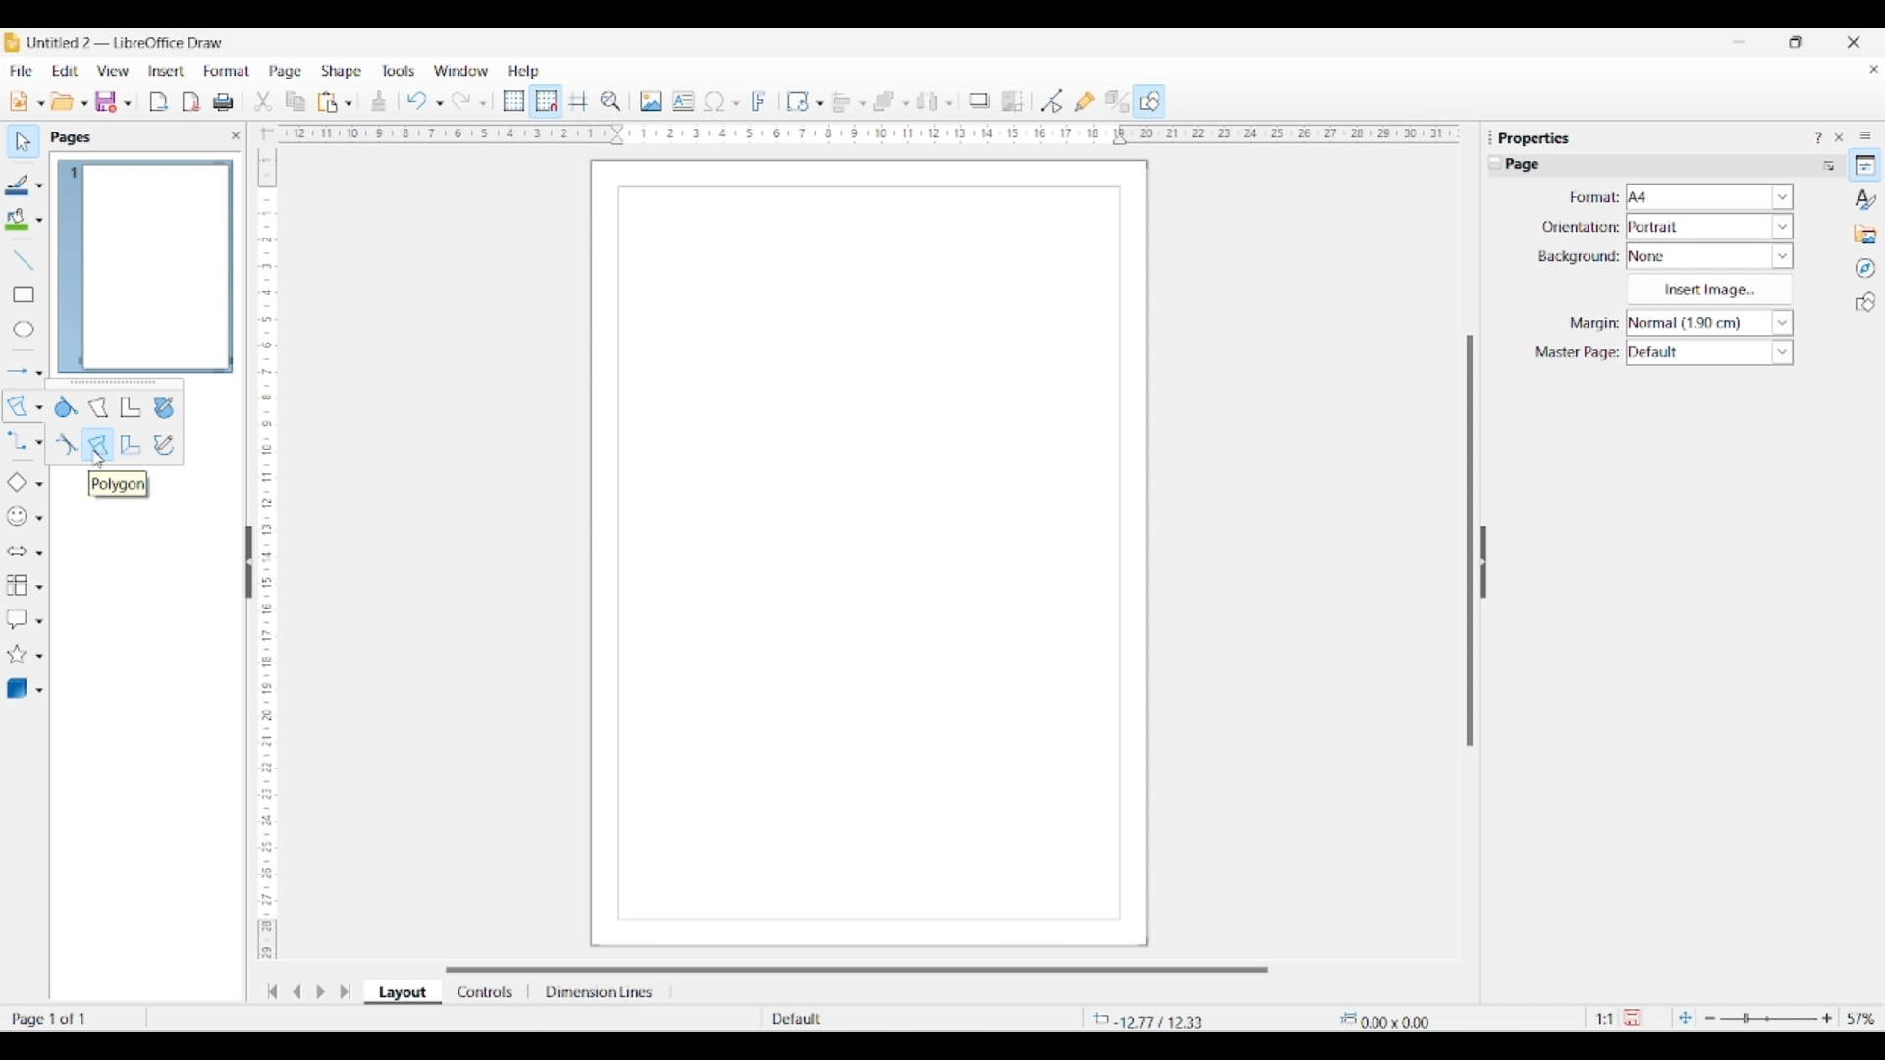 This screenshot has width=1885, height=1060. Describe the element at coordinates (128, 104) in the screenshot. I see `Save options` at that location.